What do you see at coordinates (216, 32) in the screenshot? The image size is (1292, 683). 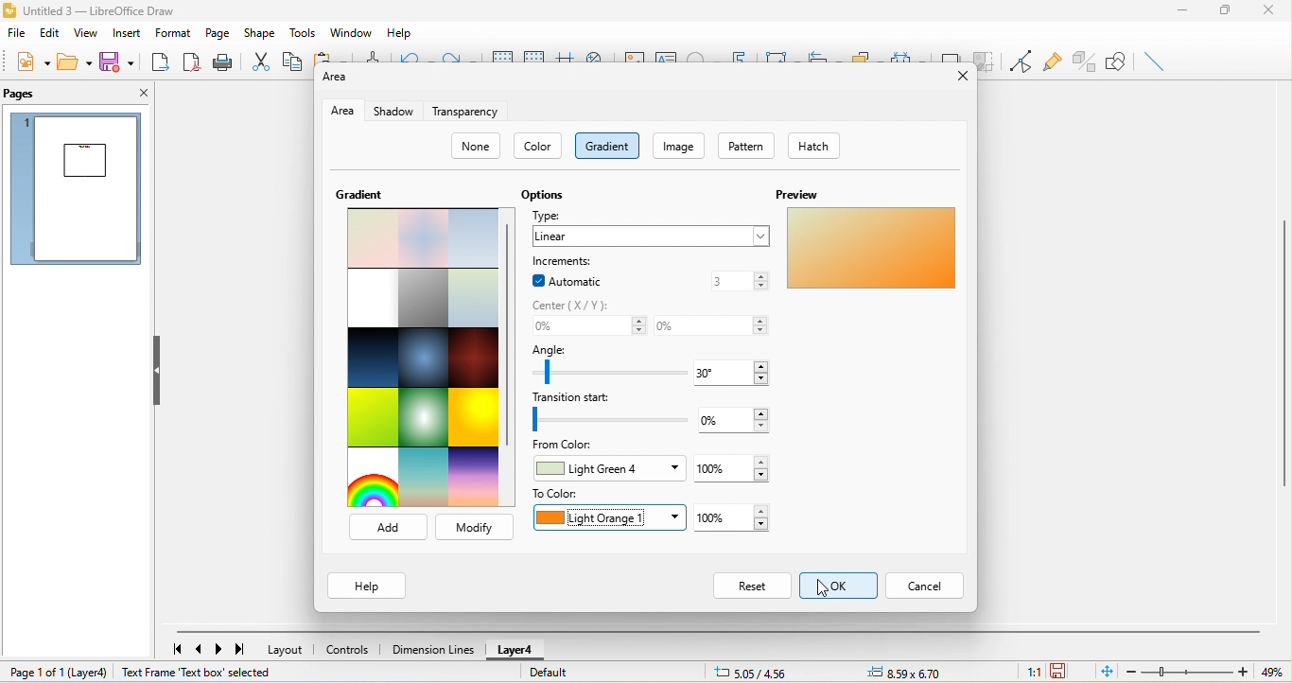 I see `page` at bounding box center [216, 32].